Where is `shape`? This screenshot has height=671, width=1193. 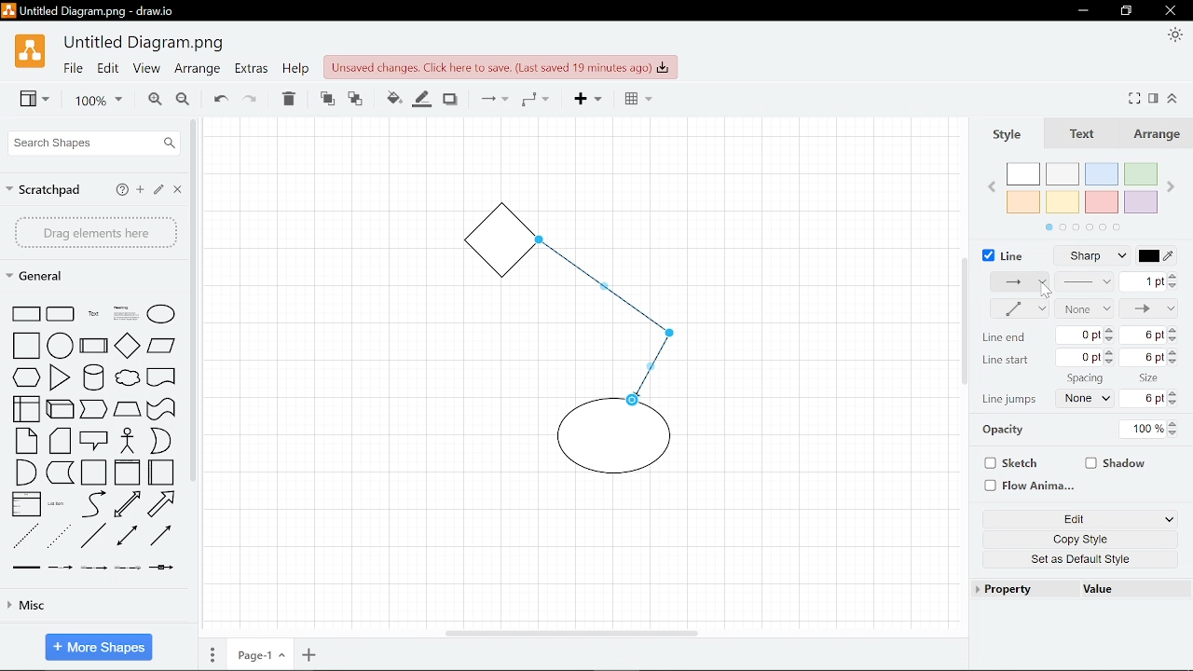 shape is located at coordinates (130, 442).